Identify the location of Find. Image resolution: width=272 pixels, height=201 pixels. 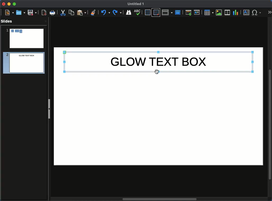
(128, 12).